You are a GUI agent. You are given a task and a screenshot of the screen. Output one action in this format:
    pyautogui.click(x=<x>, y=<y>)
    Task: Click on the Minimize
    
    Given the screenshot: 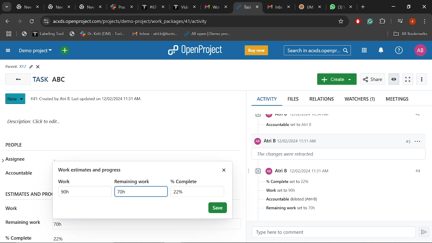 What is the action you would take?
    pyautogui.click(x=393, y=7)
    